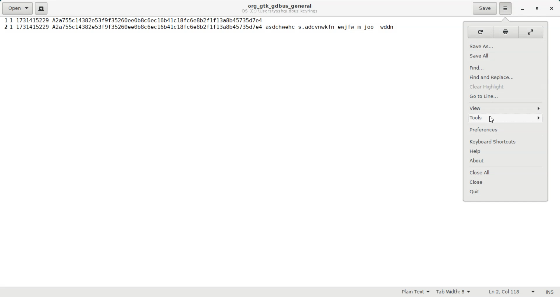 Image resolution: width=560 pixels, height=297 pixels. I want to click on Preferences, so click(505, 130).